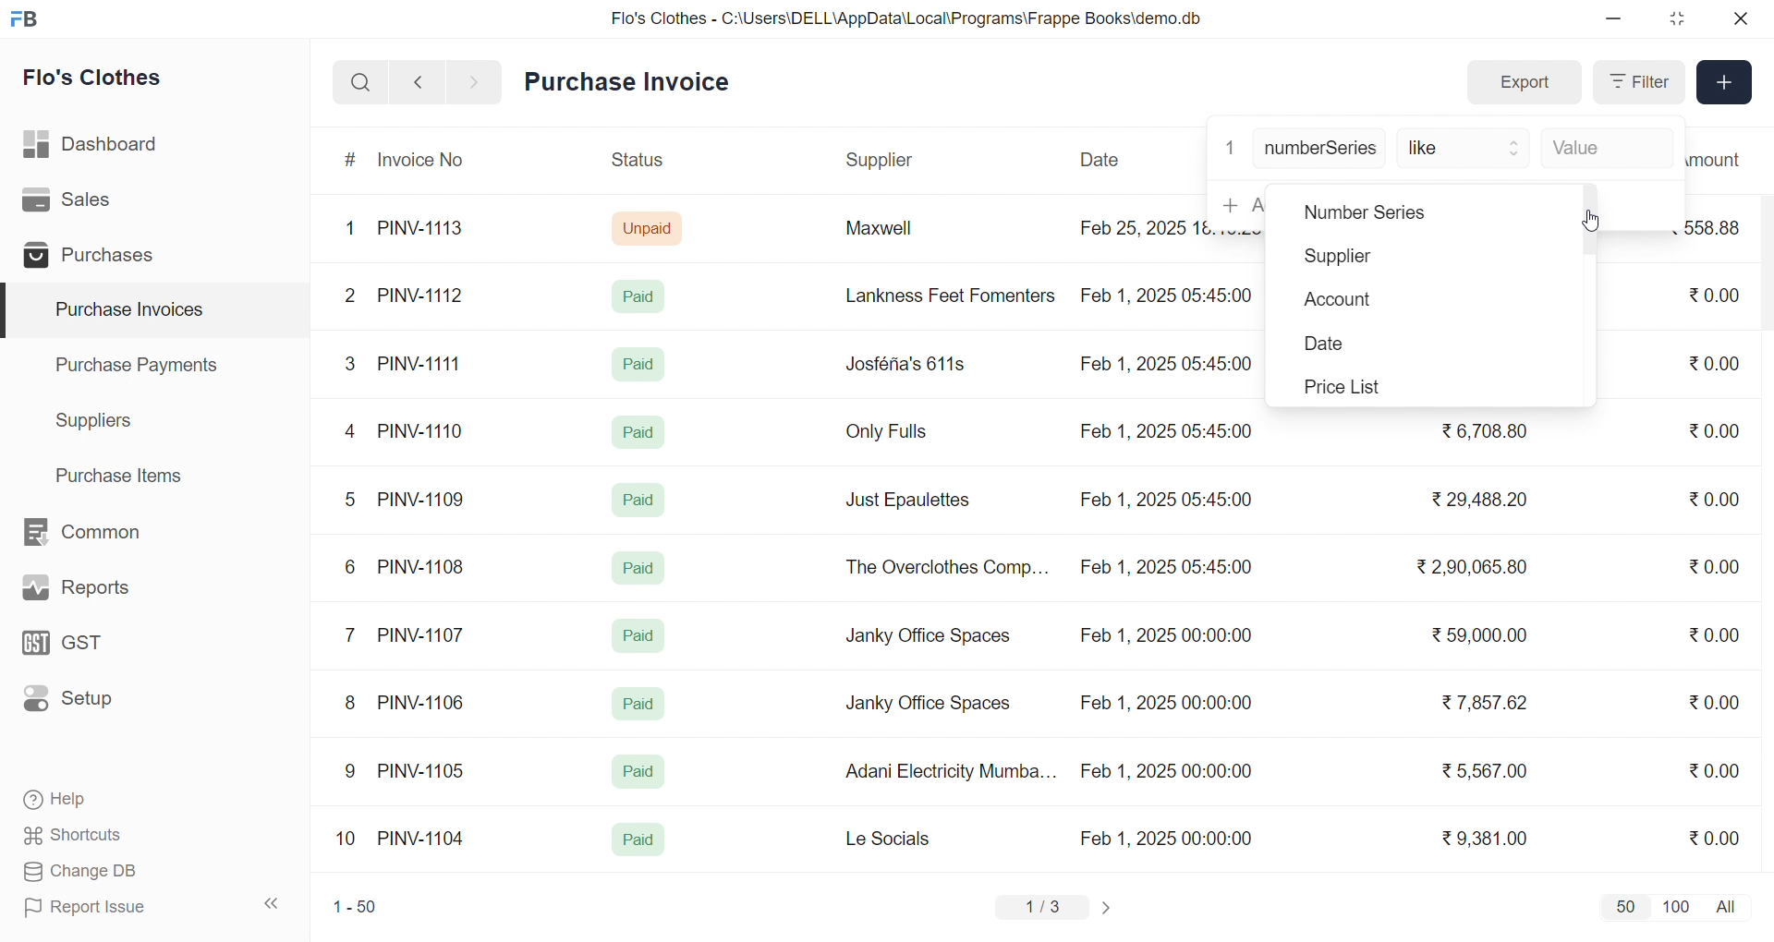 The width and height of the screenshot is (1774, 942). I want to click on Invoice No, so click(428, 161).